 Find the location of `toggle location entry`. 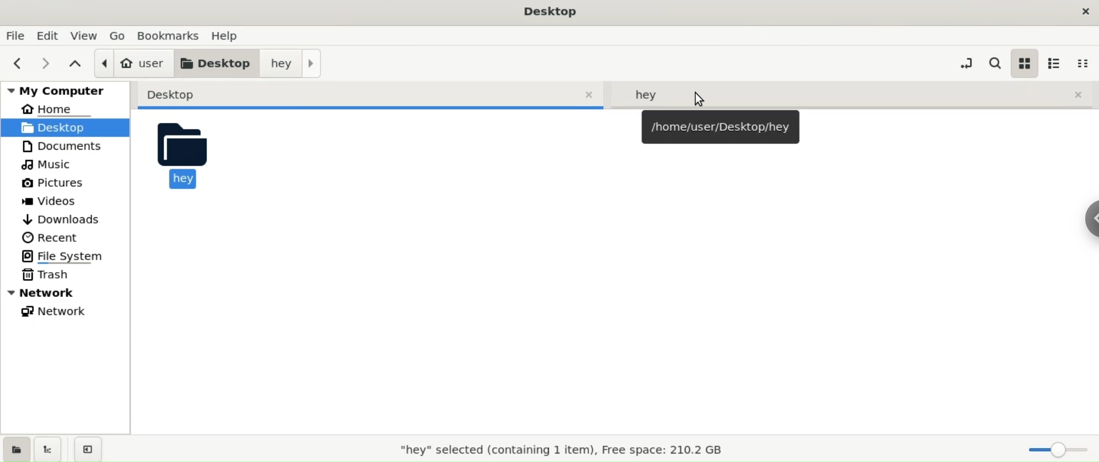

toggle location entry is located at coordinates (964, 63).